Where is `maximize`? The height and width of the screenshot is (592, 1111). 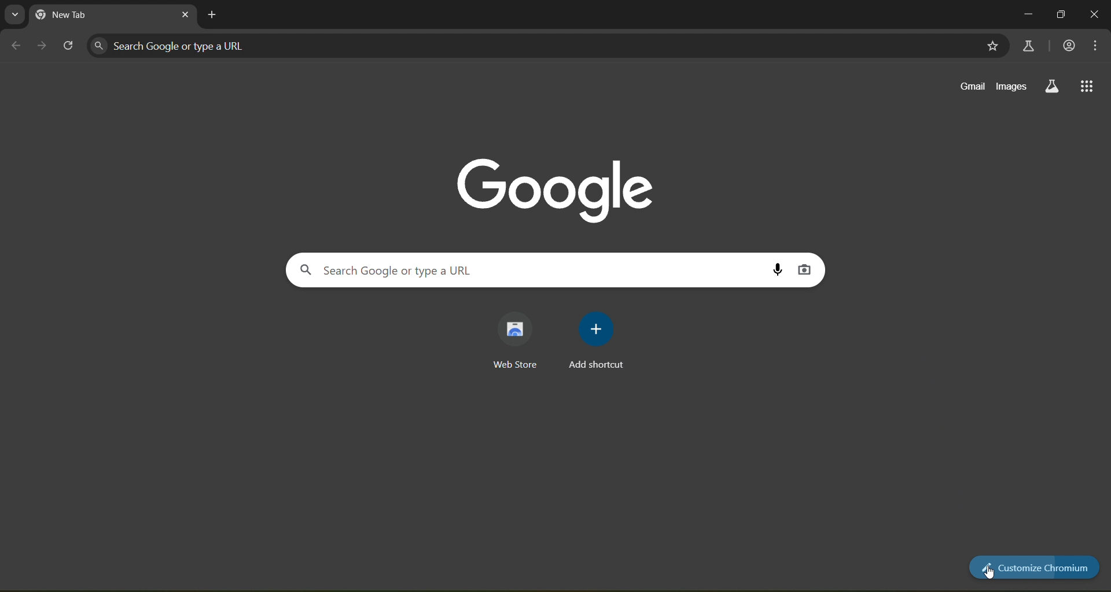
maximize is located at coordinates (1061, 14).